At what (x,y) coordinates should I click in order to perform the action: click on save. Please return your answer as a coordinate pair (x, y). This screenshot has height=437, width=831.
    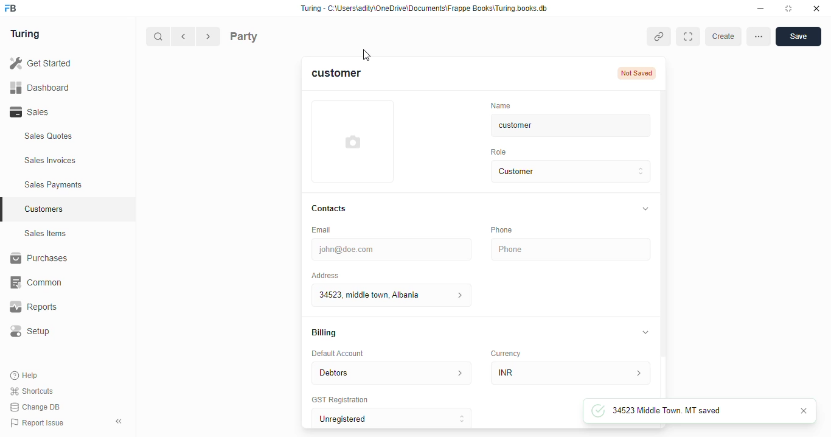
    Looking at the image, I should click on (799, 36).